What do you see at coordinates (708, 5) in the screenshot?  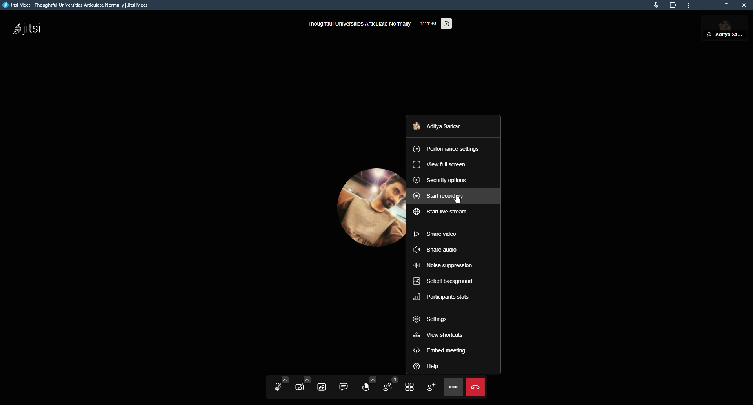 I see `minimize` at bounding box center [708, 5].